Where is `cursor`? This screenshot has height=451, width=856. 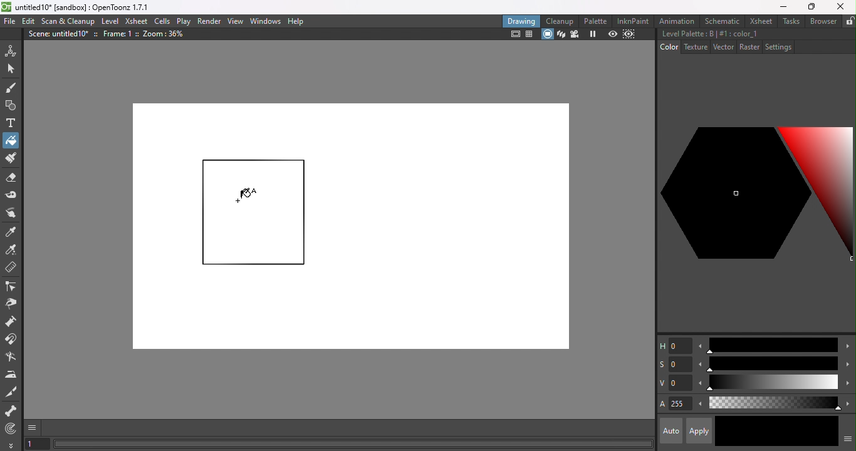 cursor is located at coordinates (246, 194).